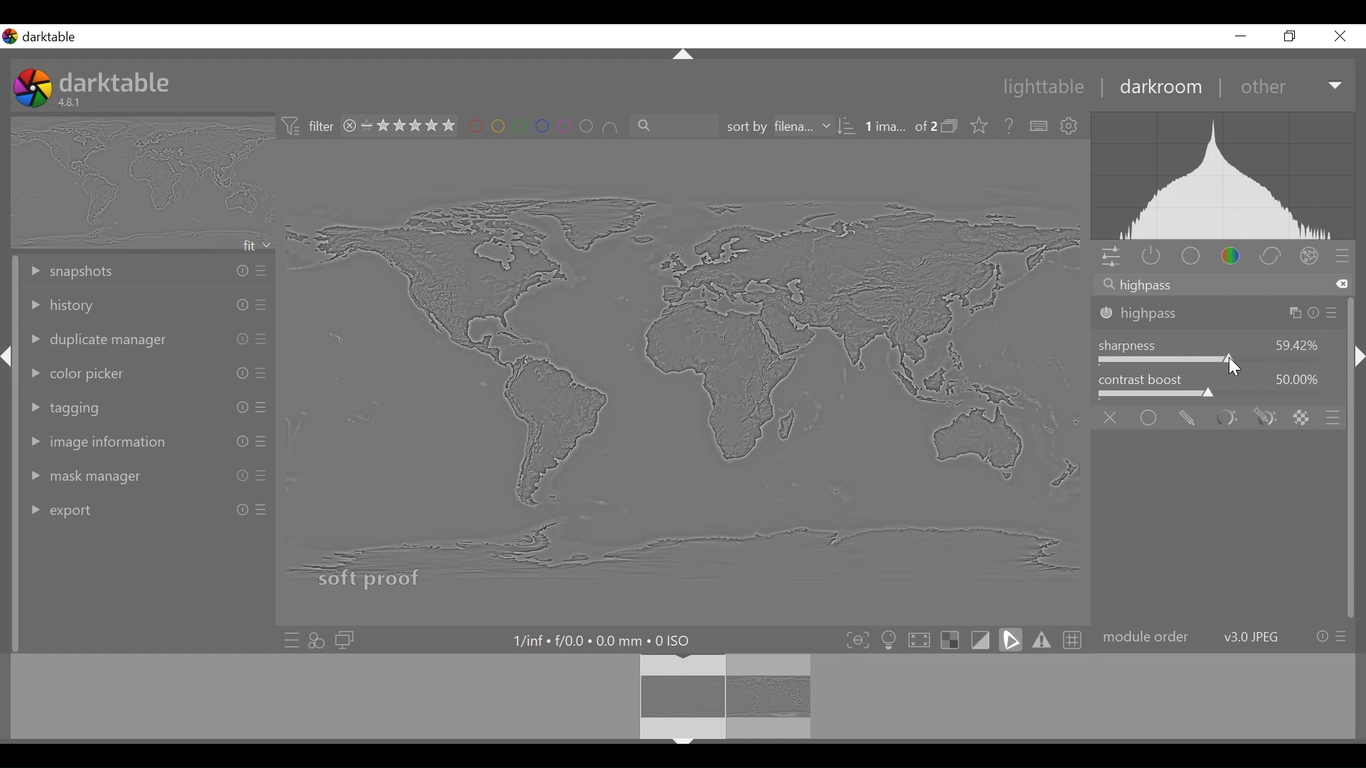 Image resolution: width=1366 pixels, height=768 pixels. Describe the element at coordinates (544, 124) in the screenshot. I see `filter by image color label` at that location.